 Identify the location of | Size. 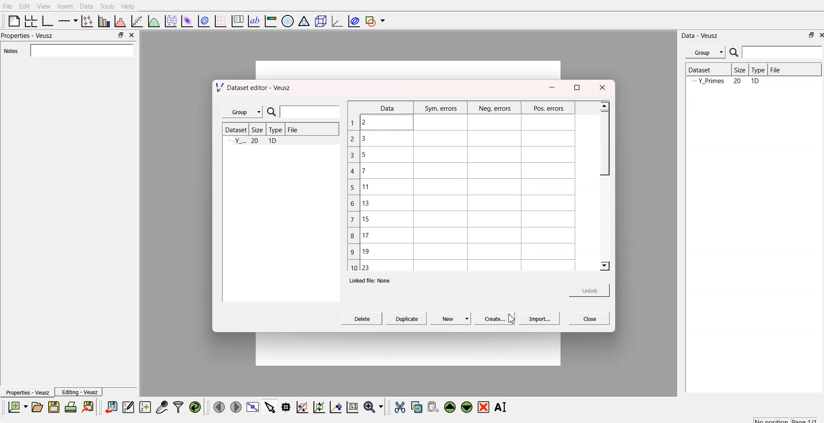
(738, 69).